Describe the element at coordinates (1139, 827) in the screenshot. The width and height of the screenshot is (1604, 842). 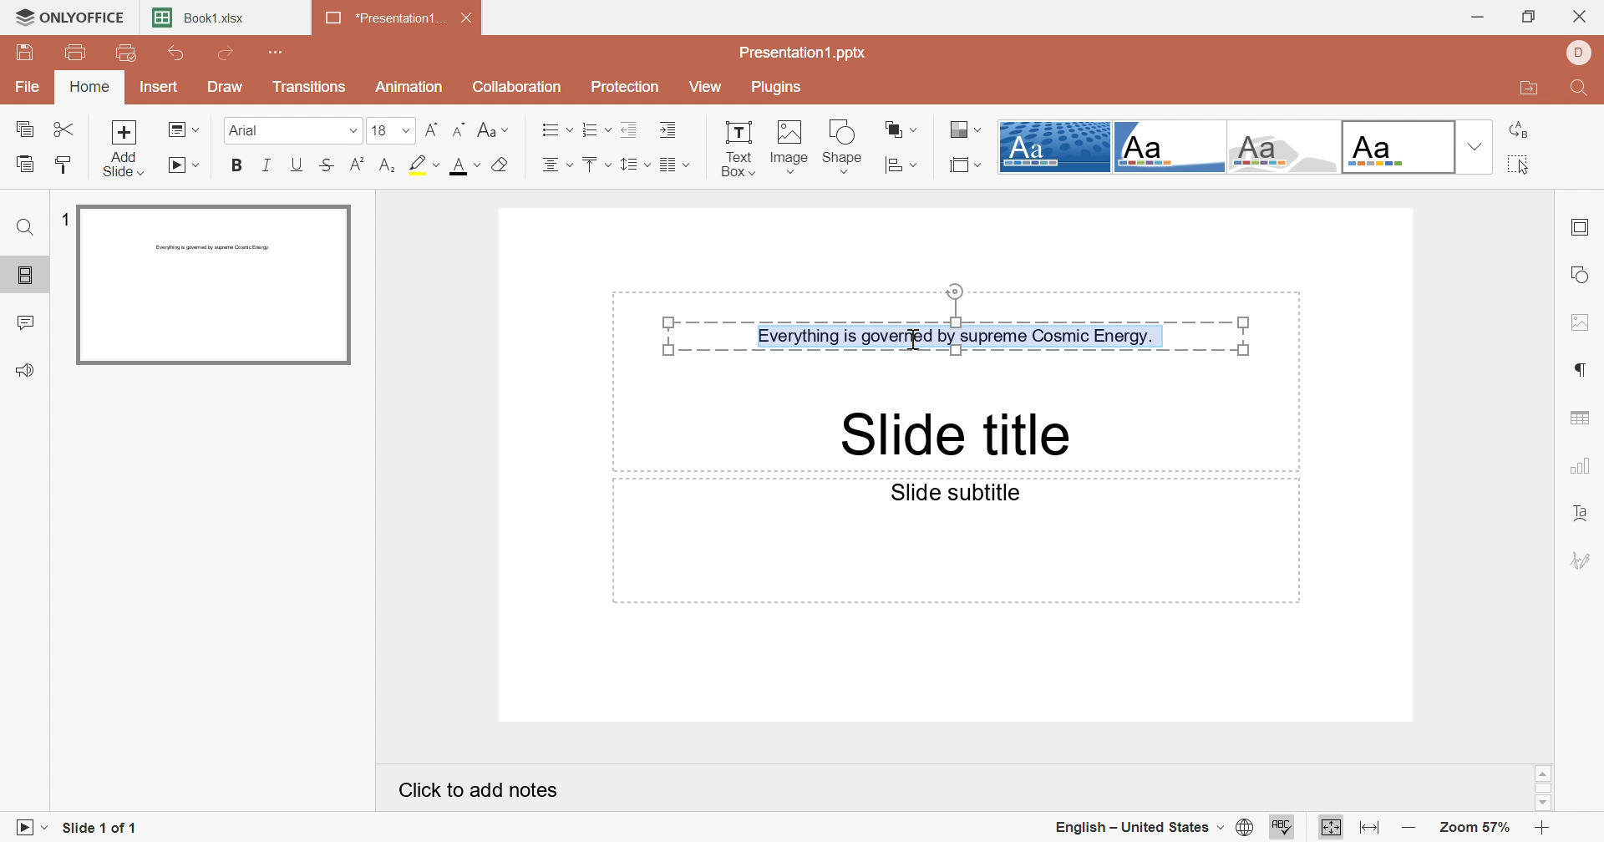
I see `English - United States` at that location.